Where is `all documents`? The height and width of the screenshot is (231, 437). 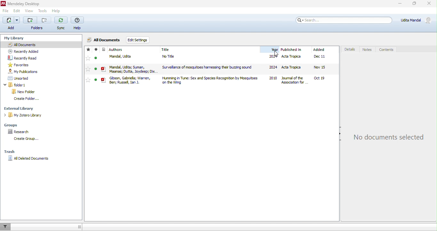
all documents is located at coordinates (21, 44).